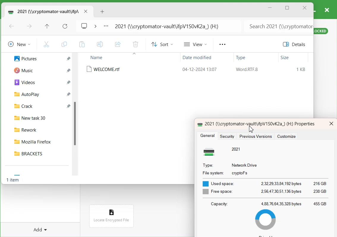 The height and width of the screenshot is (237, 337). I want to click on Minimize, so click(270, 8).